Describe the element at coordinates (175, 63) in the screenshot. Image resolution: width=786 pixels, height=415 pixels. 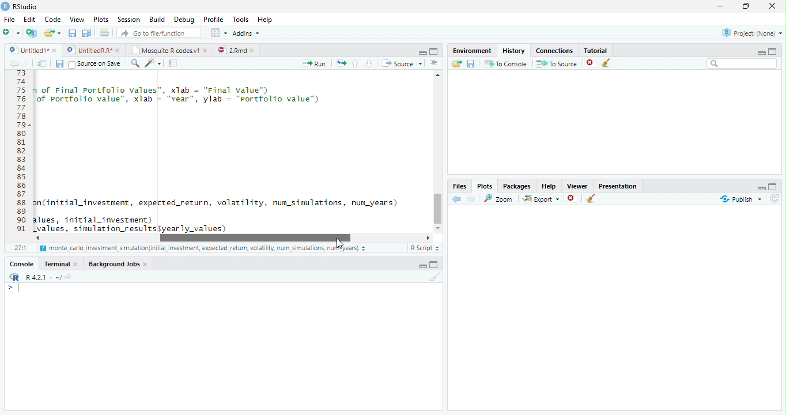
I see `Compile Report` at that location.